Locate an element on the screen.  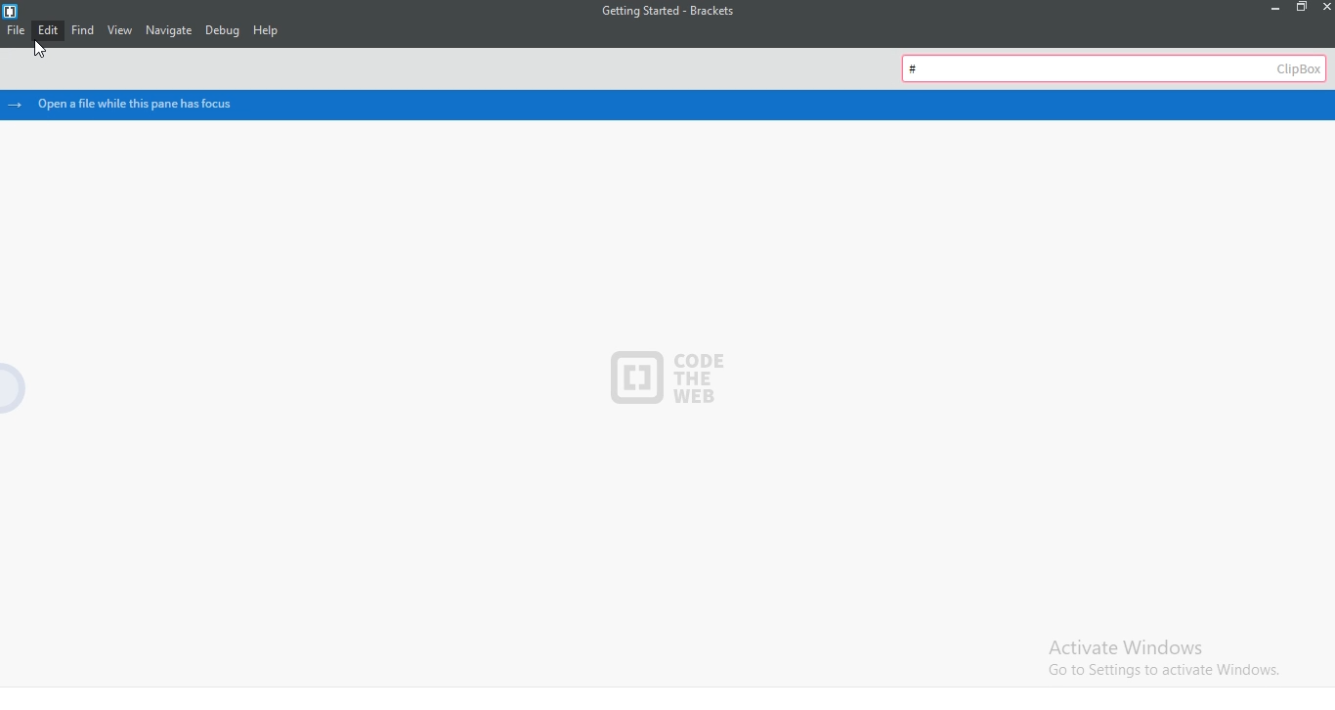
Edit is located at coordinates (50, 31).